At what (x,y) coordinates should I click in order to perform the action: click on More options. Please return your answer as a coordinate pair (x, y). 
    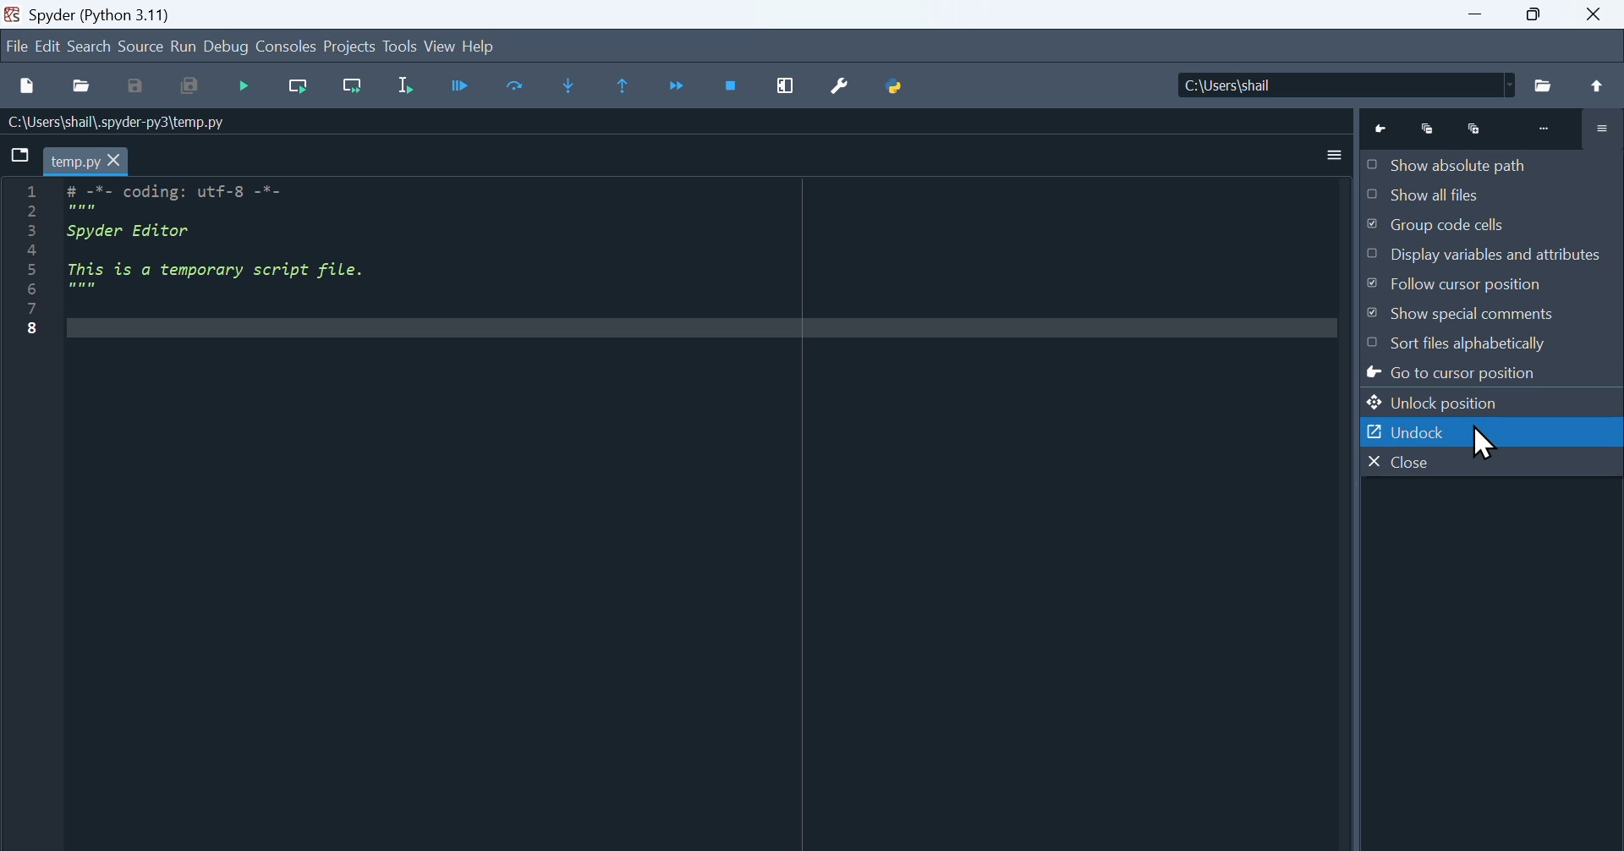
    Looking at the image, I should click on (1337, 156).